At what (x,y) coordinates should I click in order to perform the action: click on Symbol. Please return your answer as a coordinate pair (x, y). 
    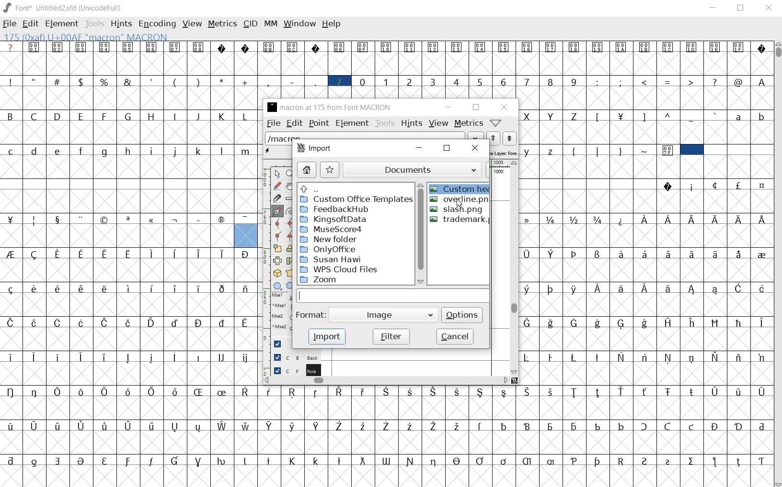
    Looking at the image, I should click on (129, 425).